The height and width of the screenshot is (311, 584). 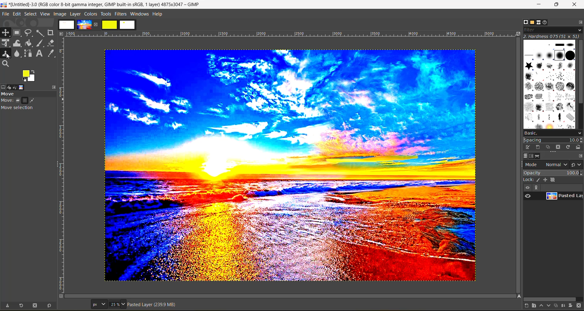 What do you see at coordinates (35, 306) in the screenshot?
I see `delete tool preset` at bounding box center [35, 306].